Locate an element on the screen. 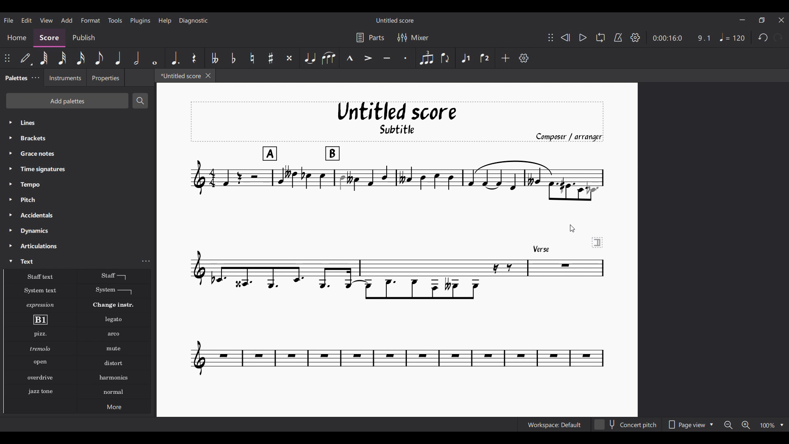 This screenshot has height=444, width=789. 32nd note is located at coordinates (62, 58).